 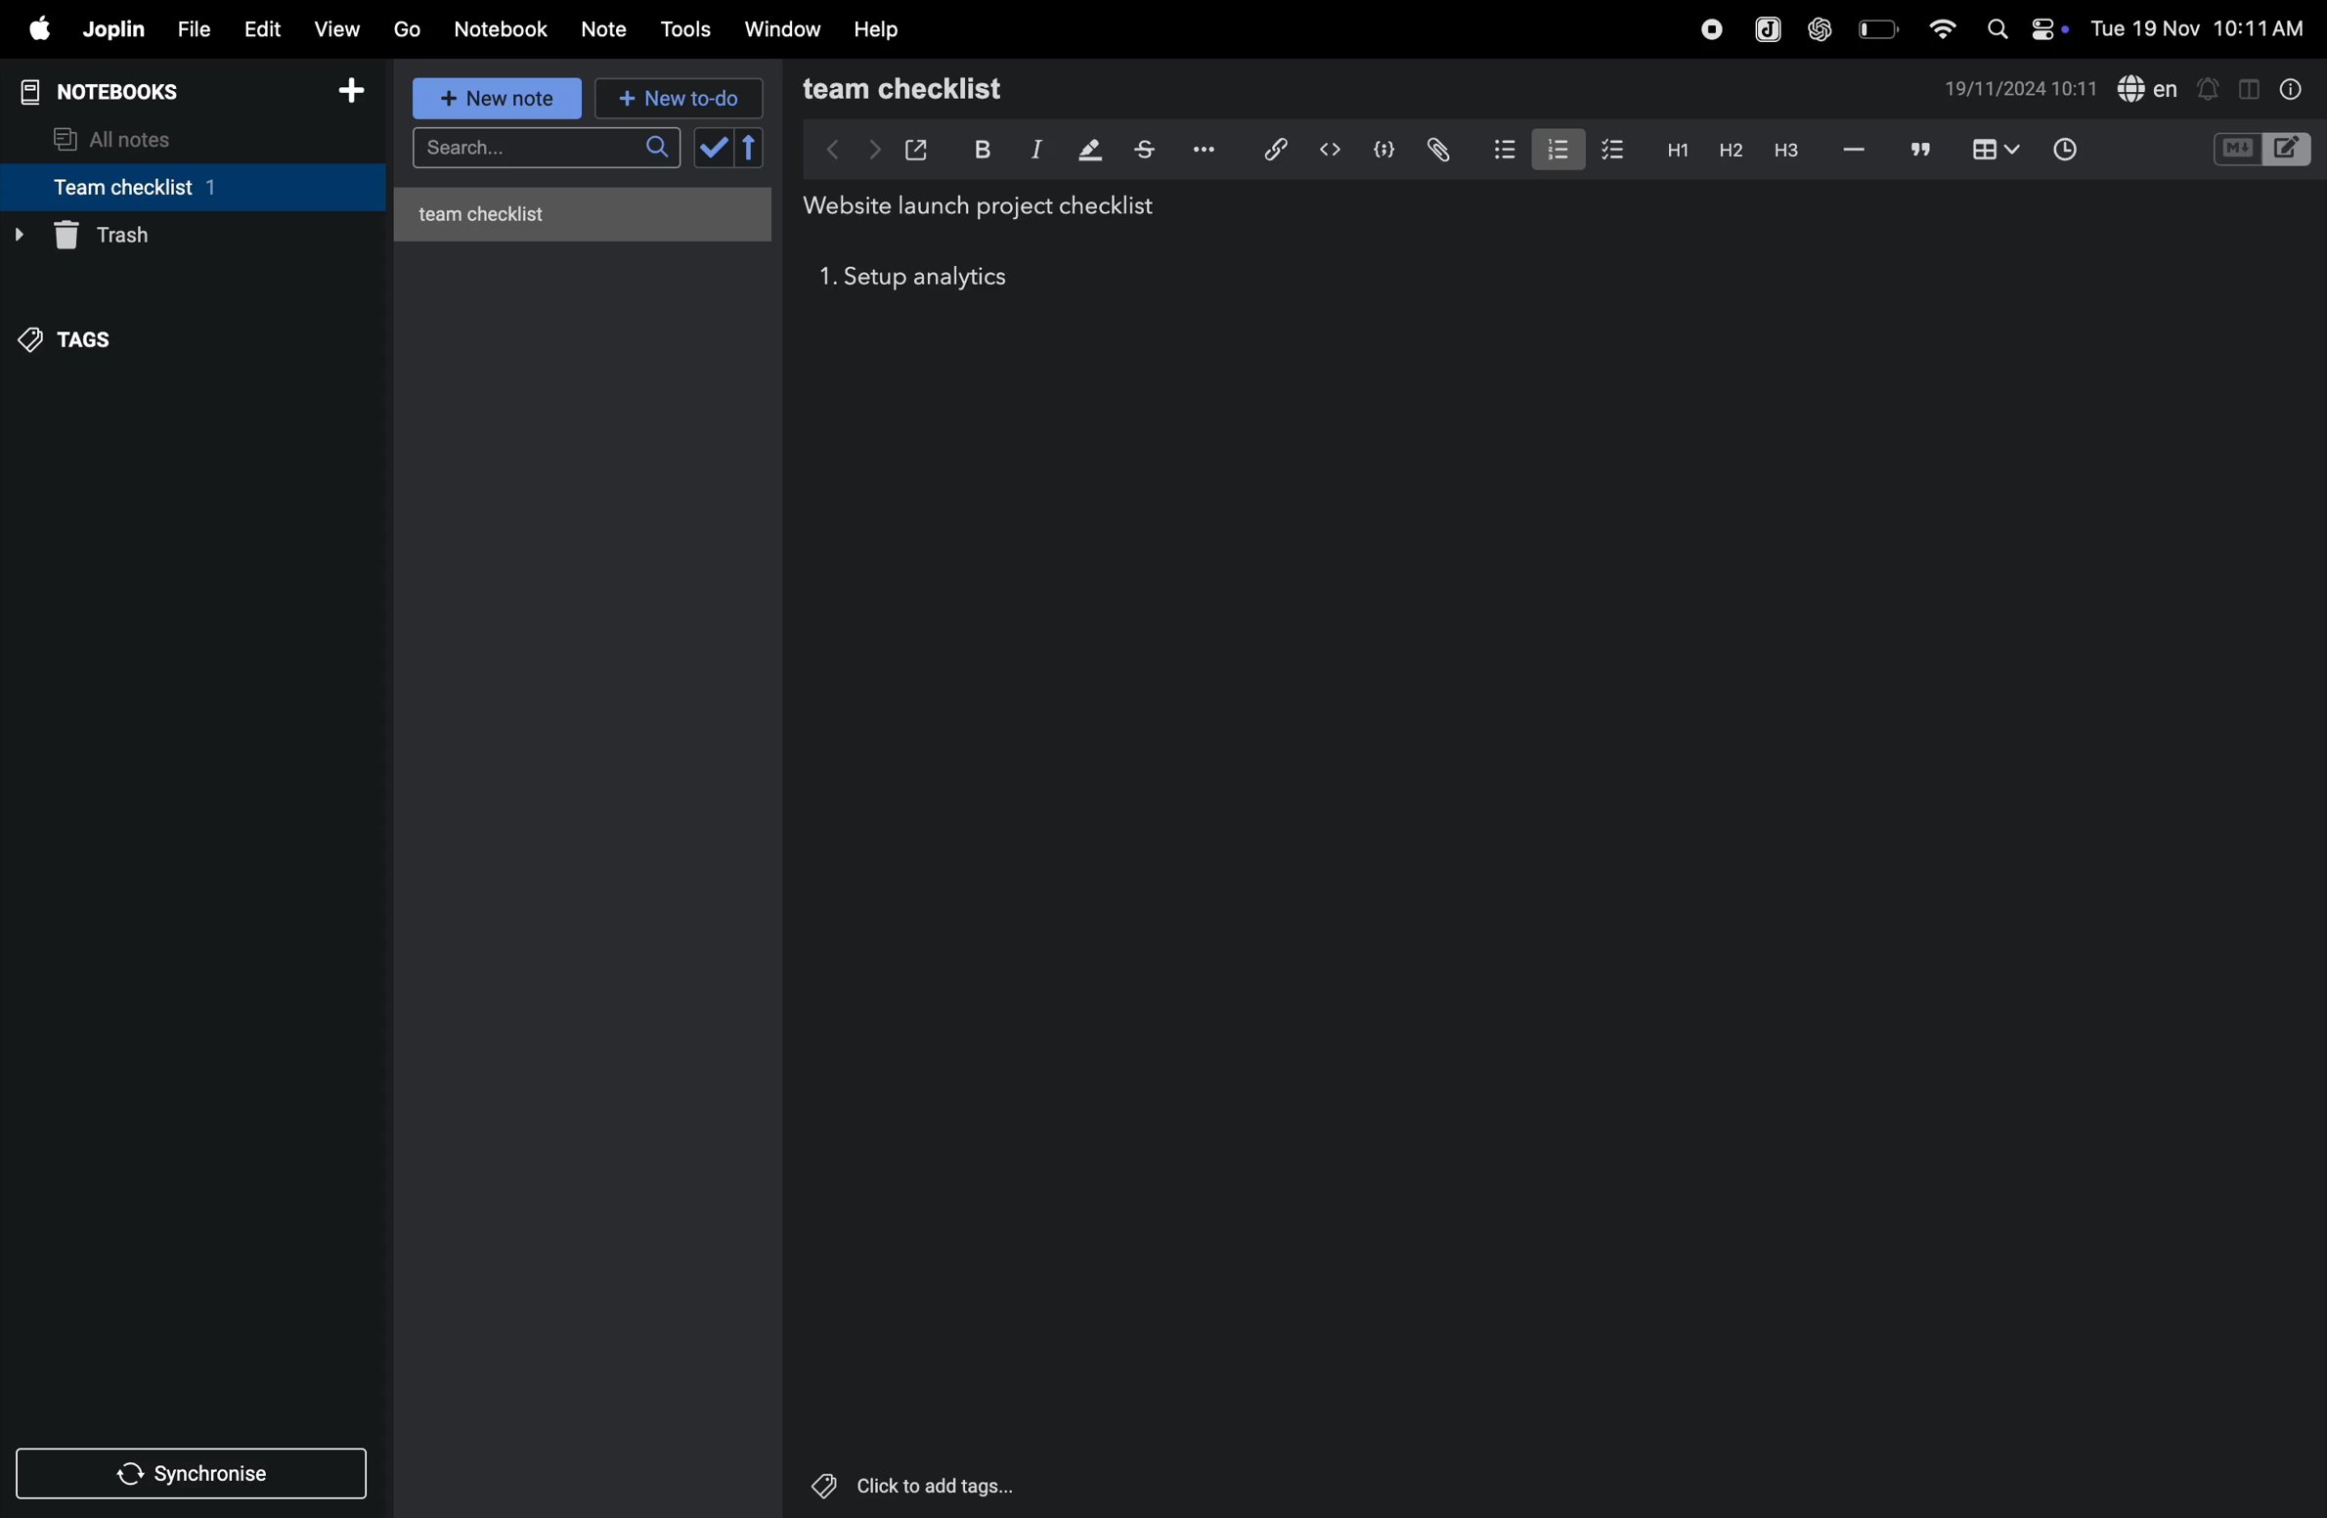 What do you see at coordinates (111, 89) in the screenshot?
I see `notebooks` at bounding box center [111, 89].